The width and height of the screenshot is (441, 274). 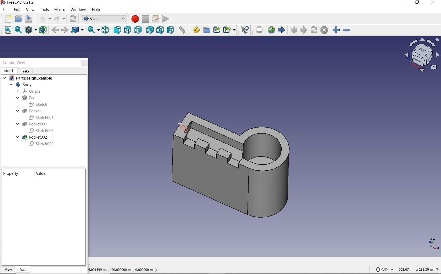 I want to click on 563.67 mm x 282.50 mm, so click(x=418, y=268).